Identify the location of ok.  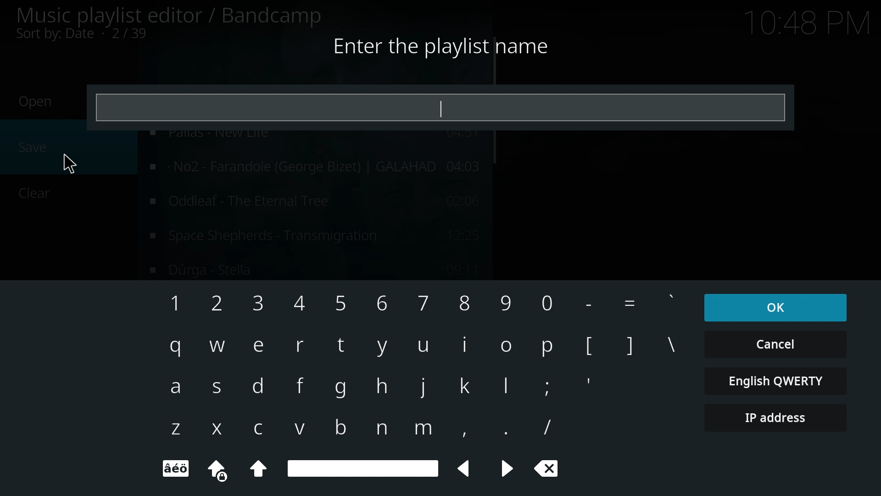
(778, 307).